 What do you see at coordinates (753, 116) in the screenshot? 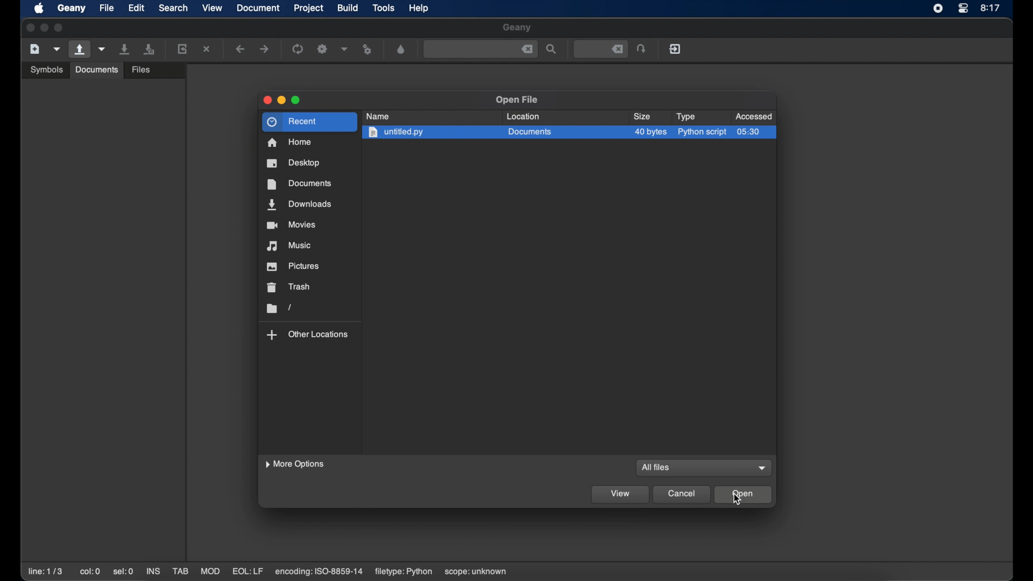
I see `accessed` at bounding box center [753, 116].